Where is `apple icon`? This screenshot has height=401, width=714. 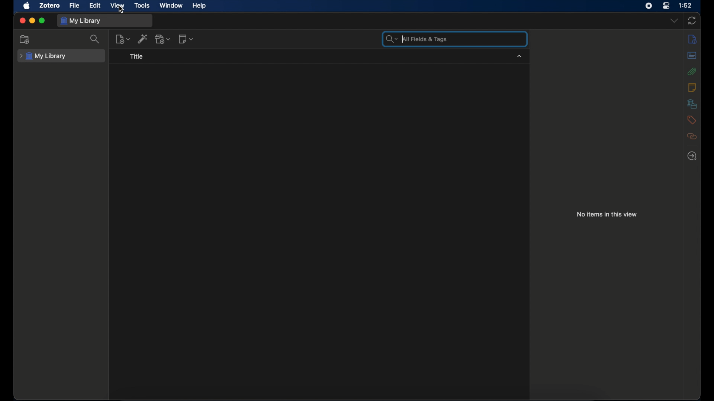
apple icon is located at coordinates (27, 6).